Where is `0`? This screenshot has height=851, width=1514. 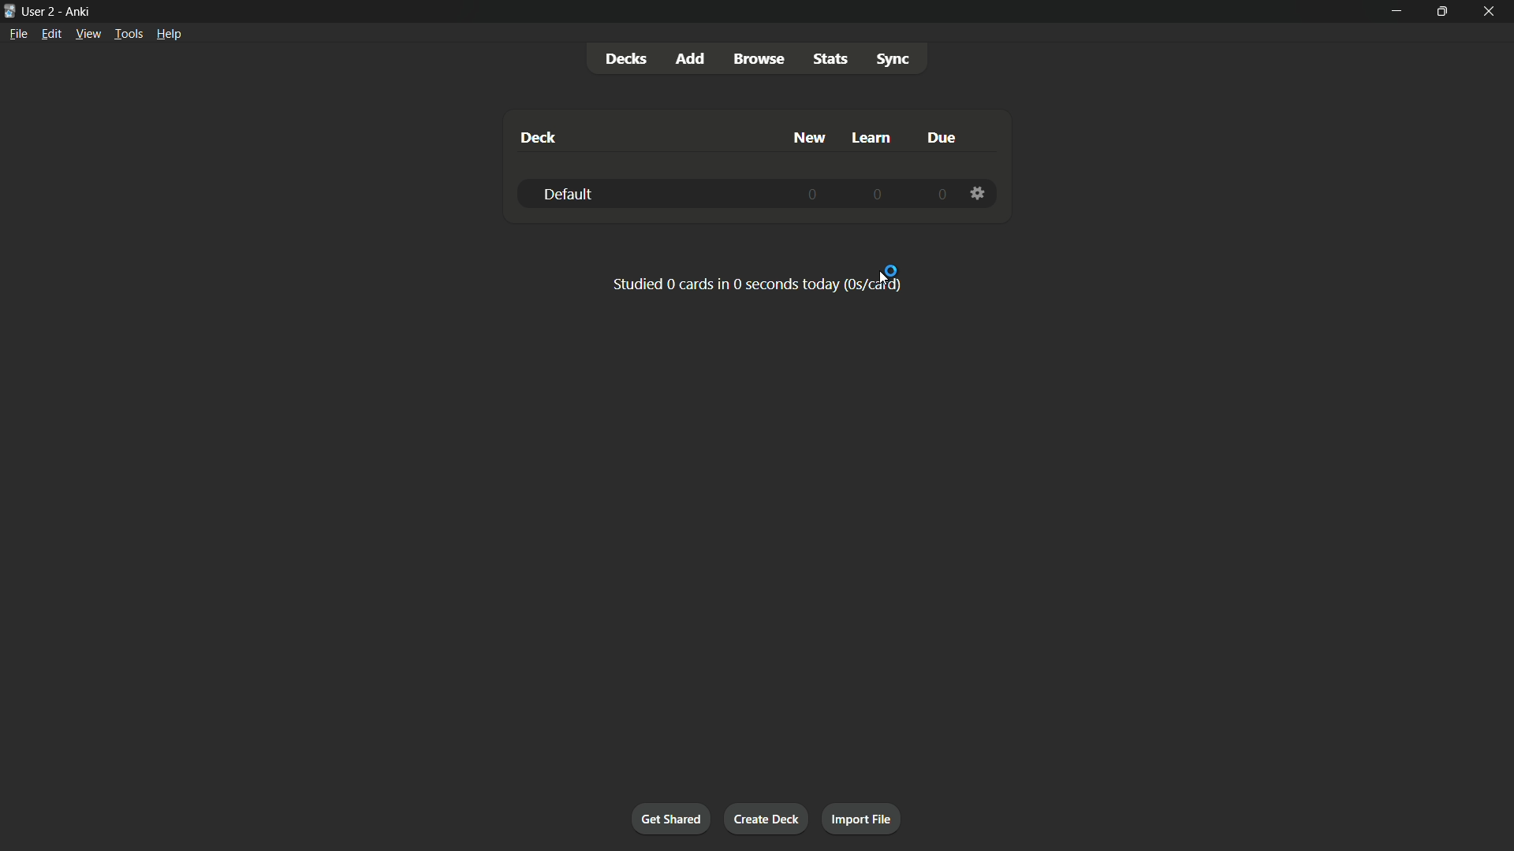 0 is located at coordinates (815, 192).